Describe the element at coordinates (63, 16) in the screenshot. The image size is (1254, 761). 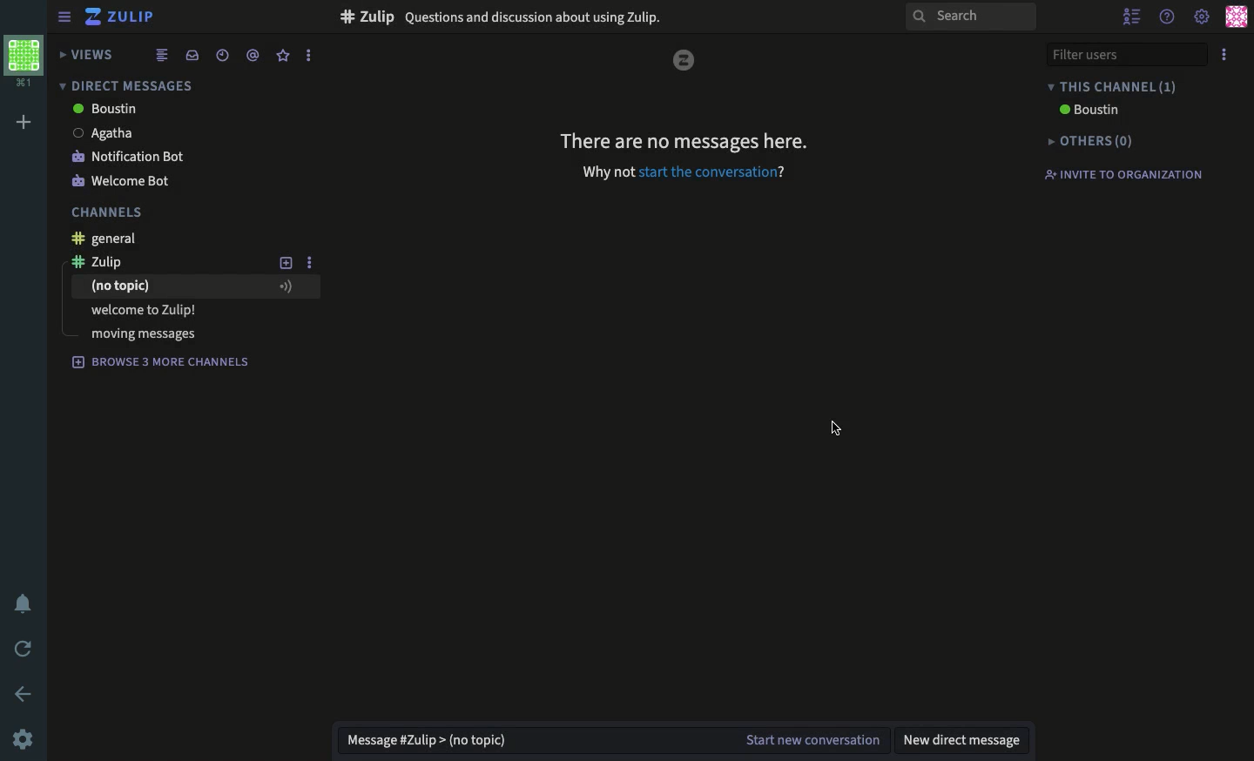
I see `sidebar` at that location.